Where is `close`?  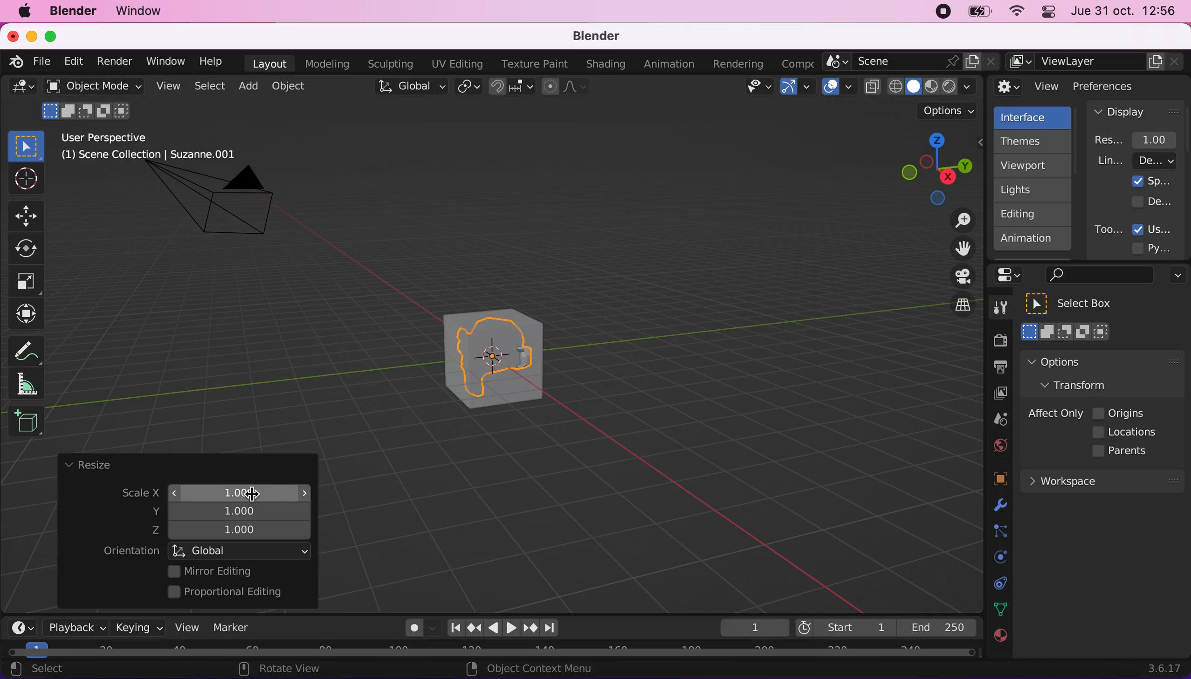 close is located at coordinates (12, 35).